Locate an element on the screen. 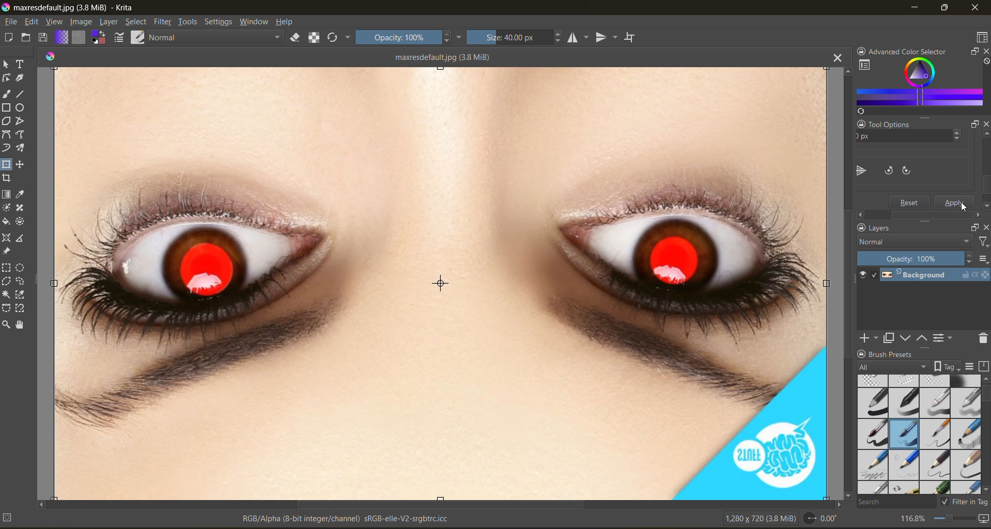 Image resolution: width=991 pixels, height=529 pixels. filter is located at coordinates (165, 21).